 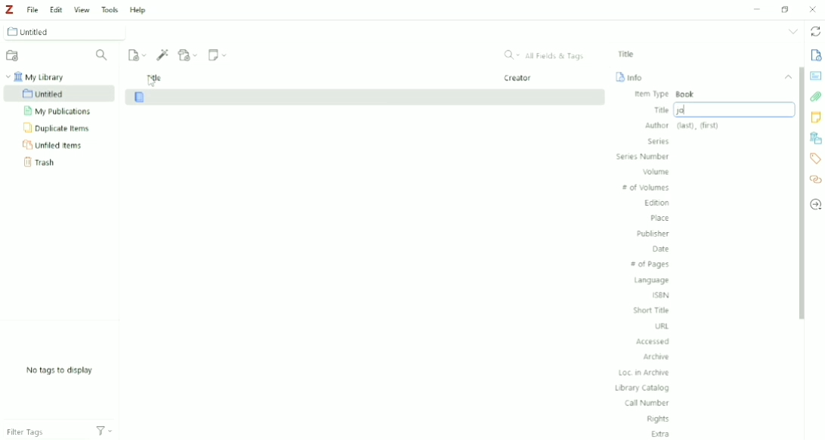 I want to click on Title, so click(x=155, y=77).